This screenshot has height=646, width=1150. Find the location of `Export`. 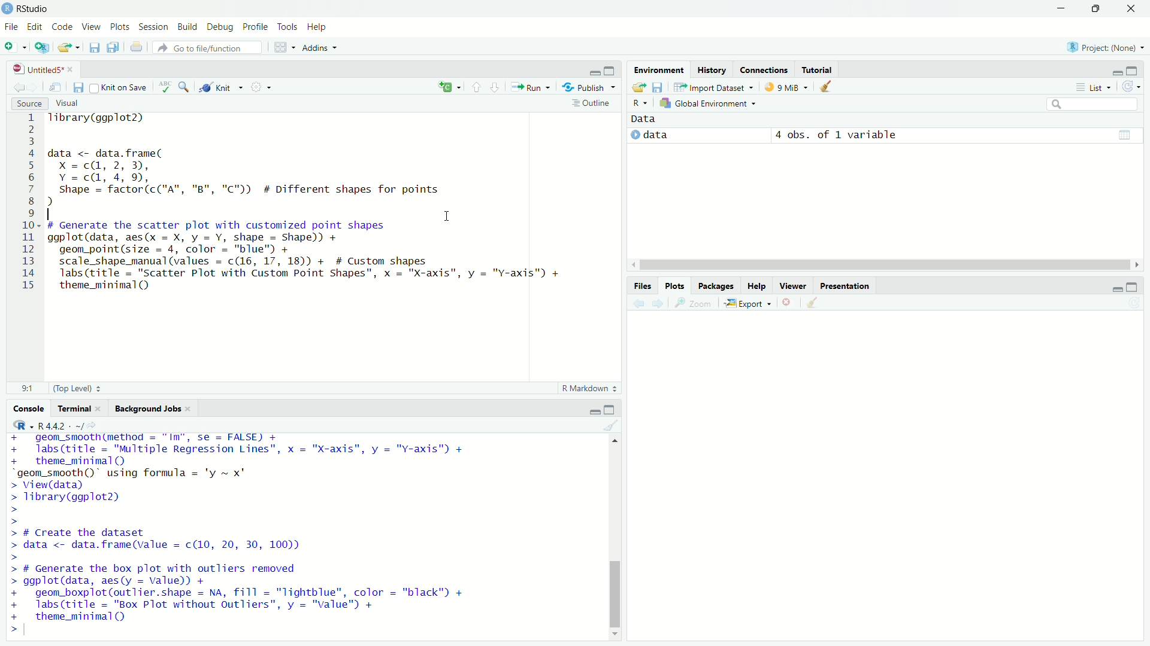

Export is located at coordinates (747, 303).